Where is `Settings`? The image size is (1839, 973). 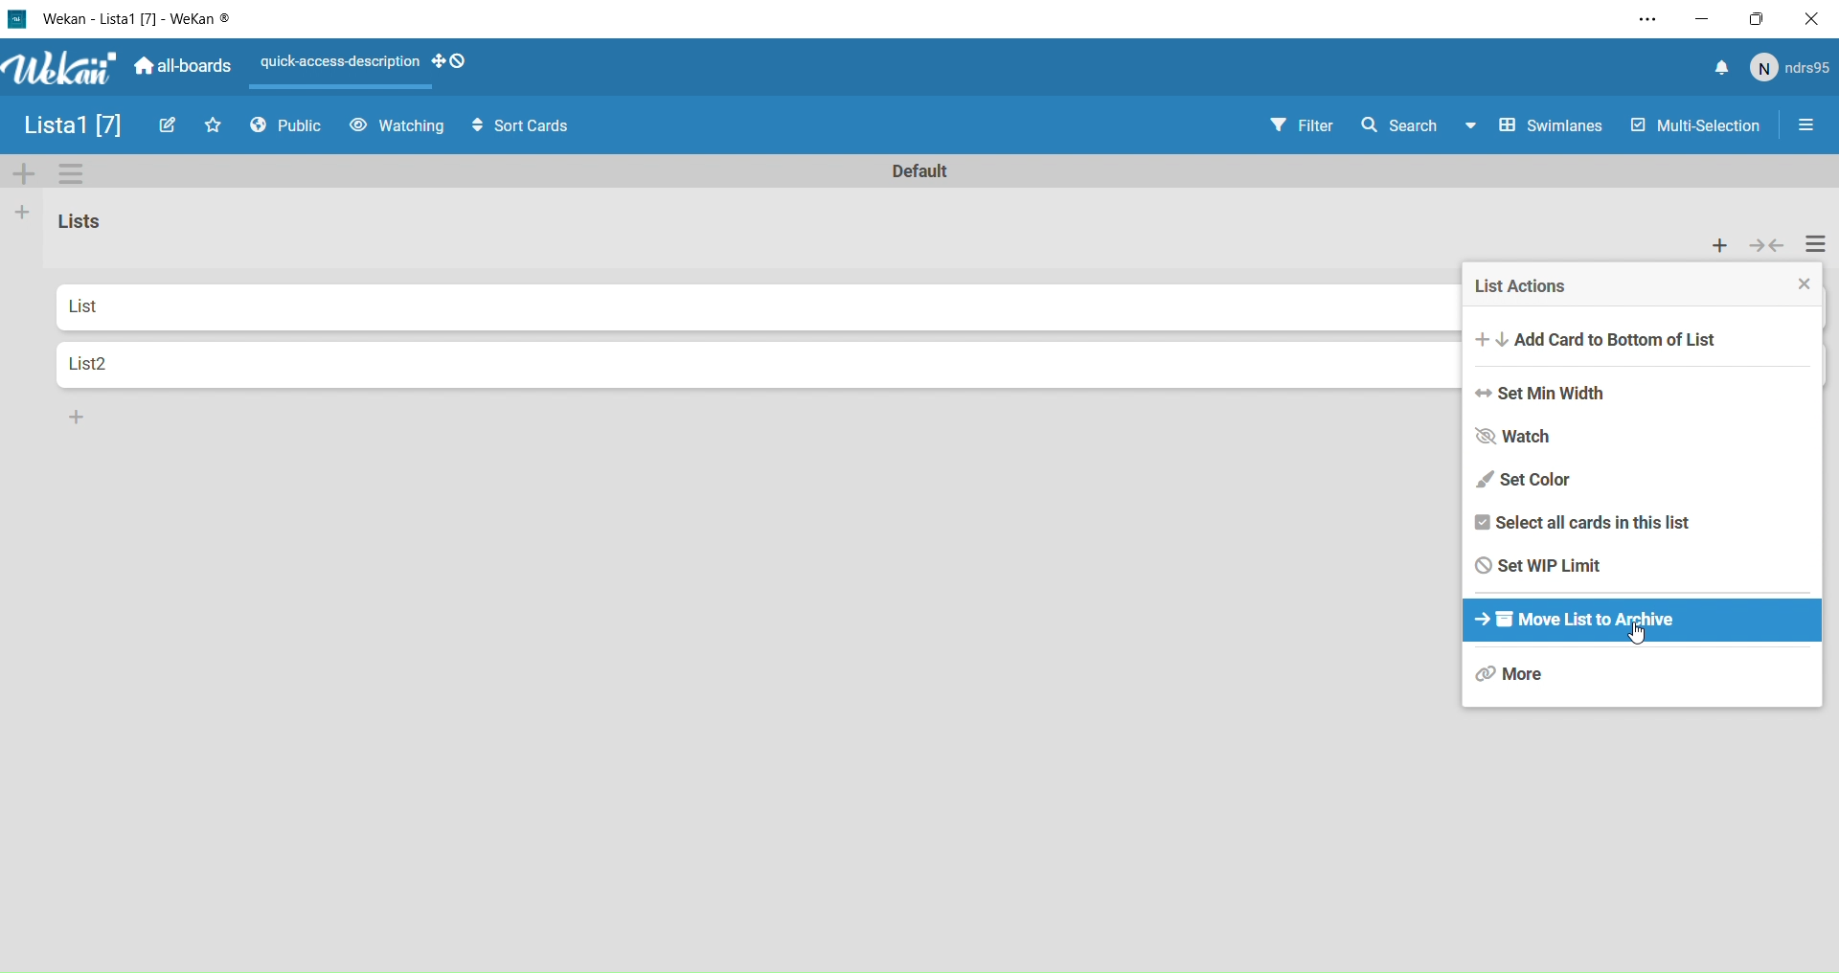
Settings is located at coordinates (78, 174).